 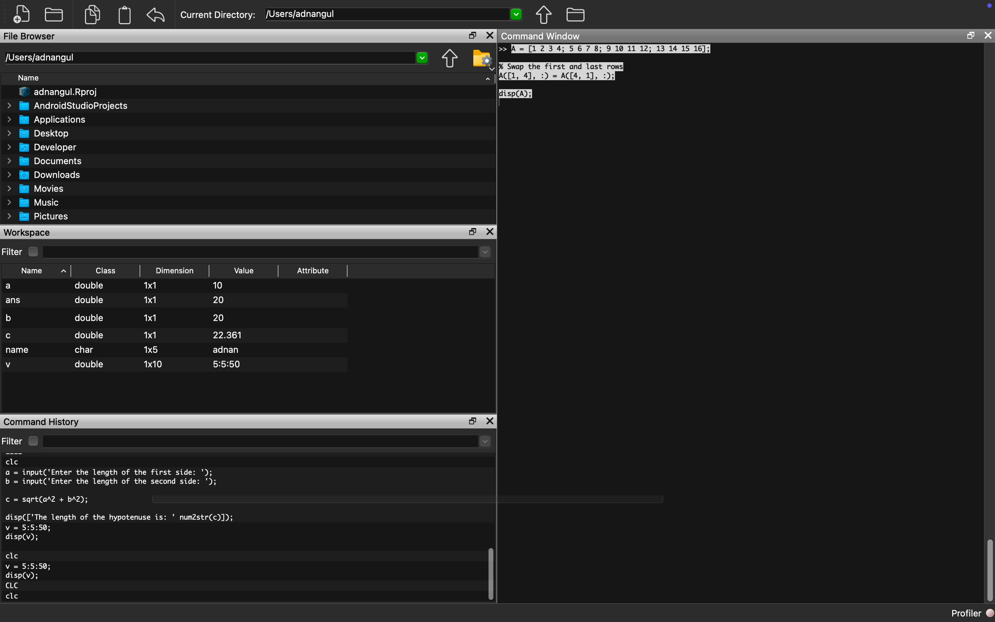 What do you see at coordinates (491, 418) in the screenshot?
I see `Close` at bounding box center [491, 418].